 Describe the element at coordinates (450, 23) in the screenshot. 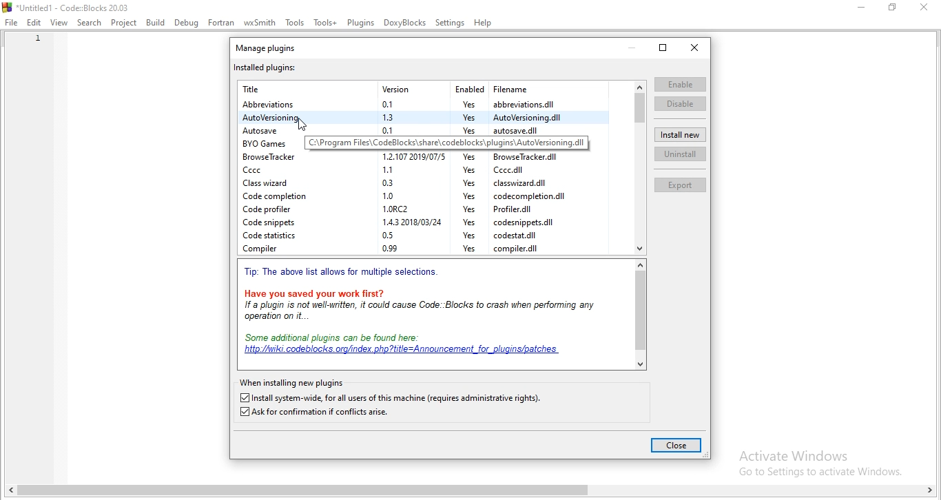

I see `Settings` at that location.